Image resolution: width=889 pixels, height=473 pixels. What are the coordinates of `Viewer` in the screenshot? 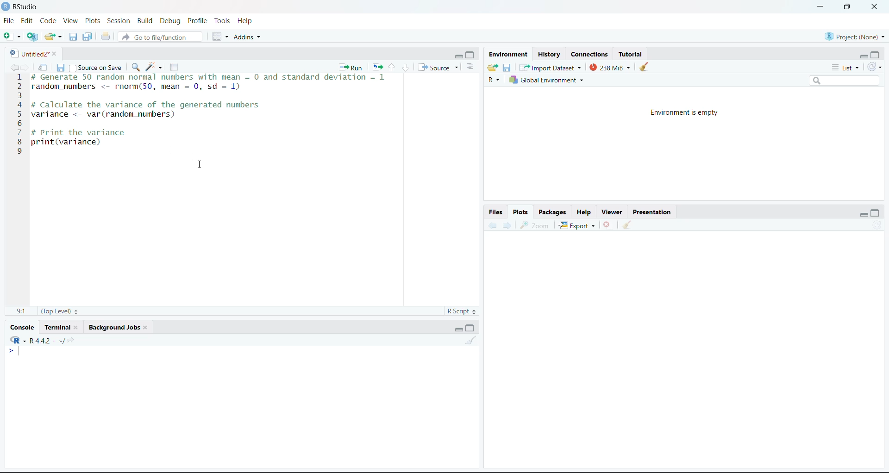 It's located at (613, 212).